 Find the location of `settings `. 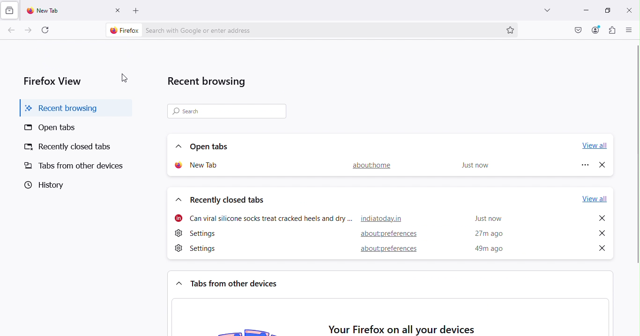

settings  is located at coordinates (193, 250).